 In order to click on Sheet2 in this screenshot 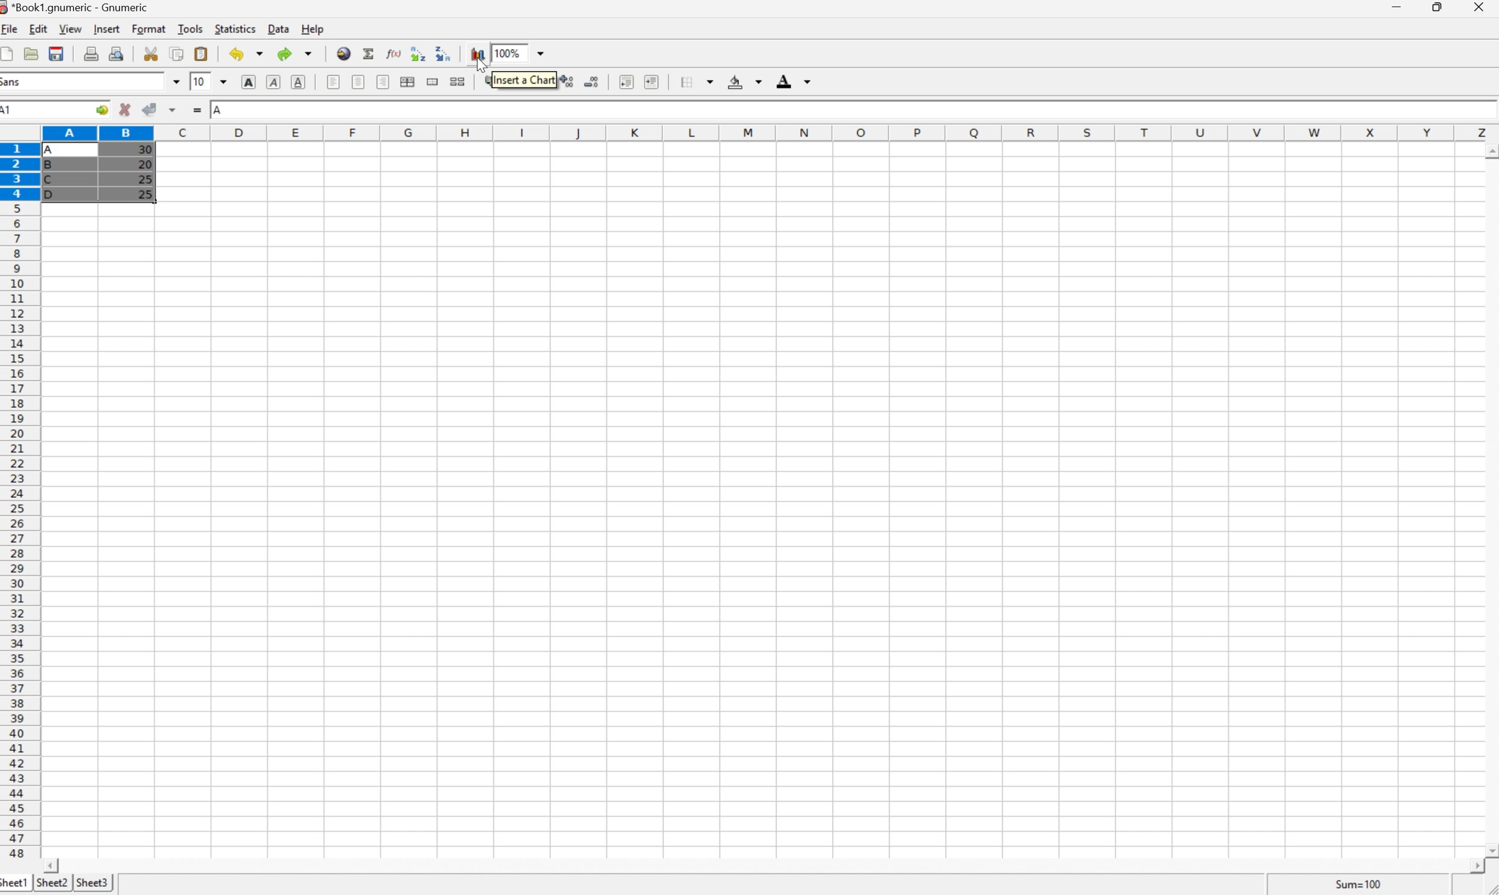, I will do `click(52, 884)`.